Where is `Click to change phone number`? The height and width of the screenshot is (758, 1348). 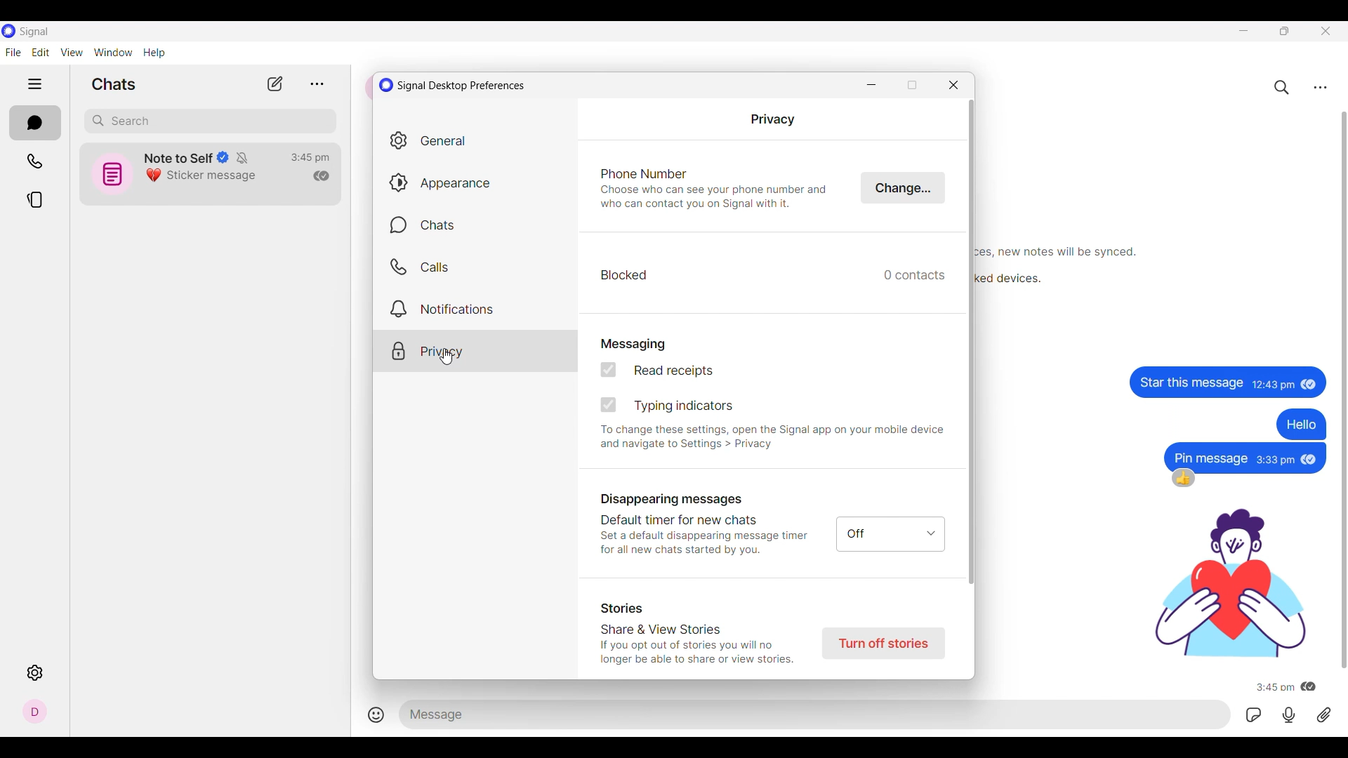
Click to change phone number is located at coordinates (904, 188).